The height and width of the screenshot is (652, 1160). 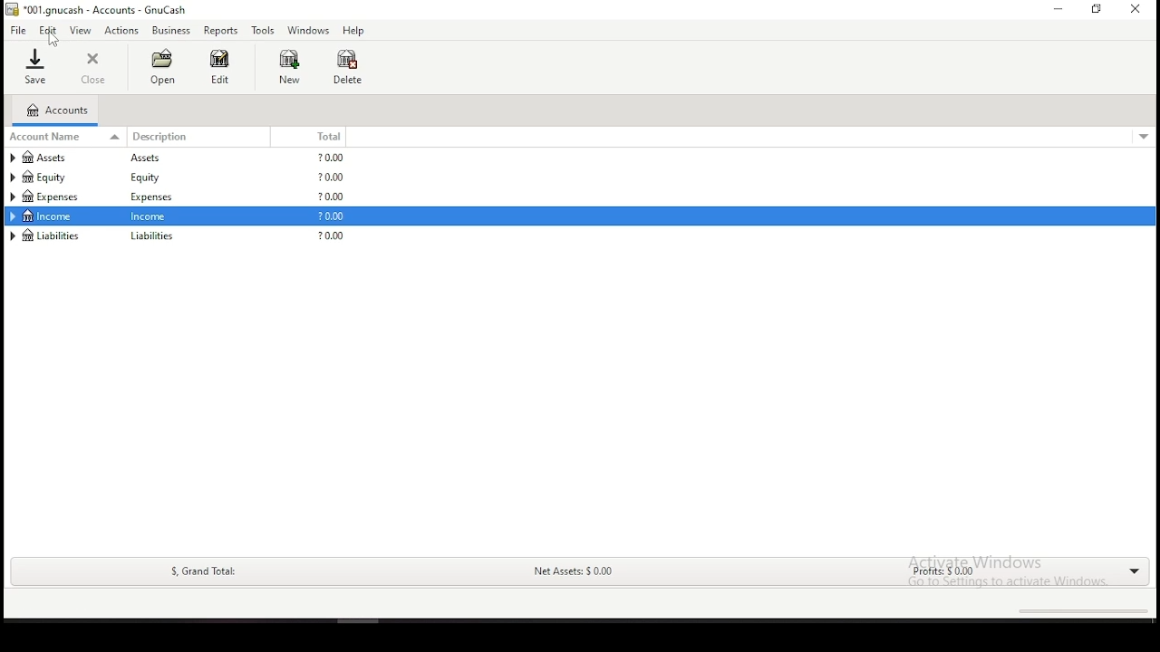 What do you see at coordinates (353, 32) in the screenshot?
I see `help` at bounding box center [353, 32].